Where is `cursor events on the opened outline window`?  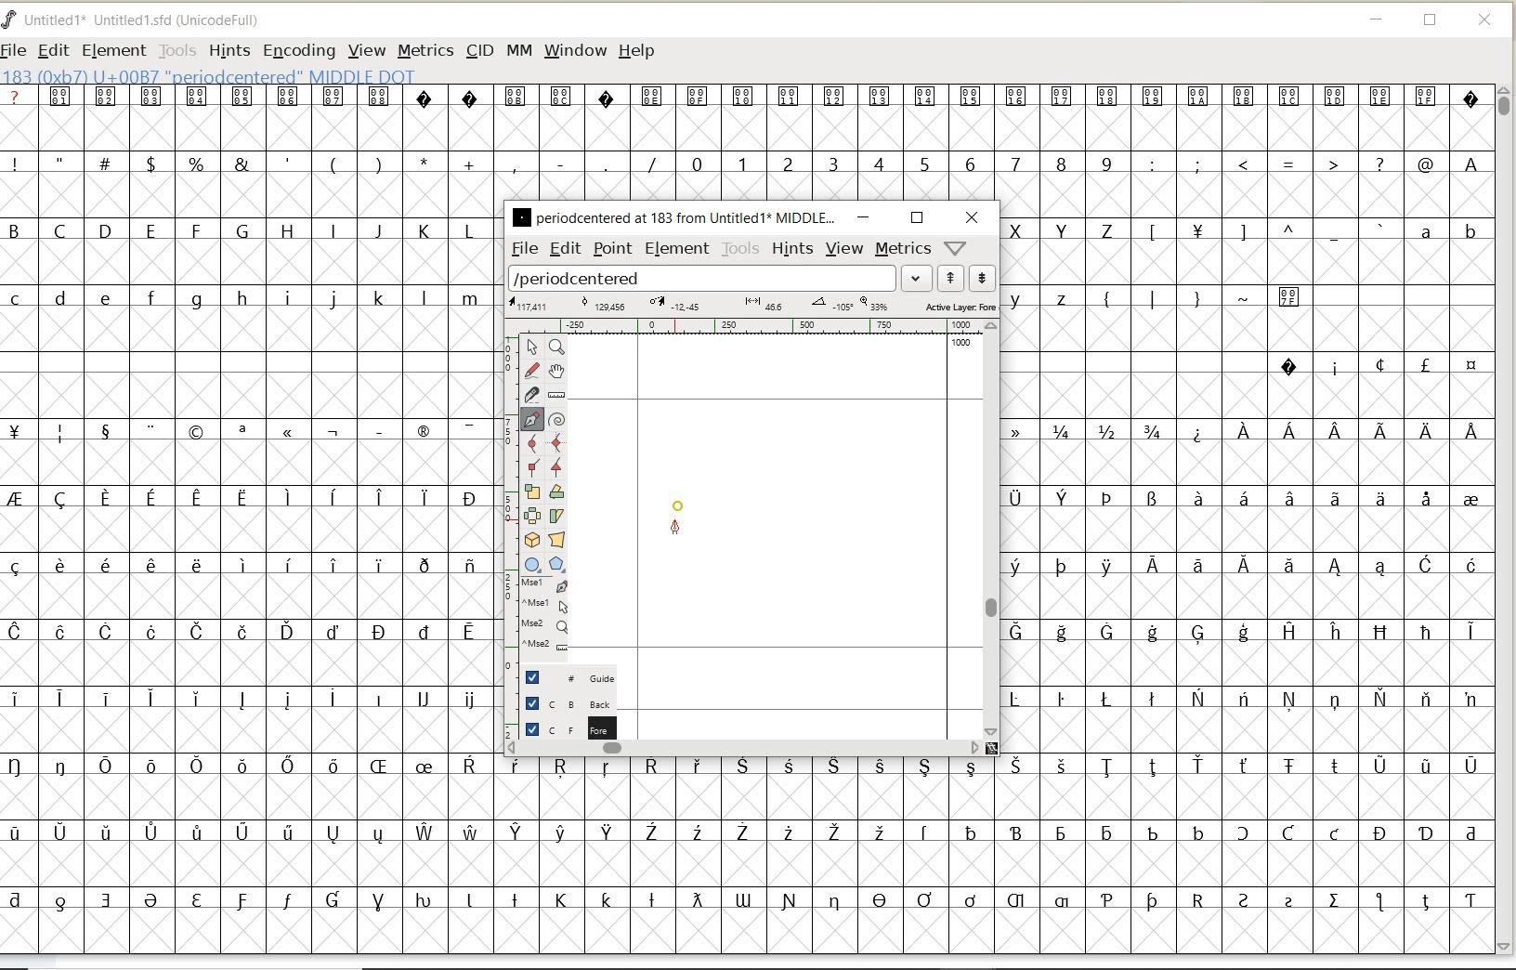
cursor events on the opened outline window is located at coordinates (545, 615).